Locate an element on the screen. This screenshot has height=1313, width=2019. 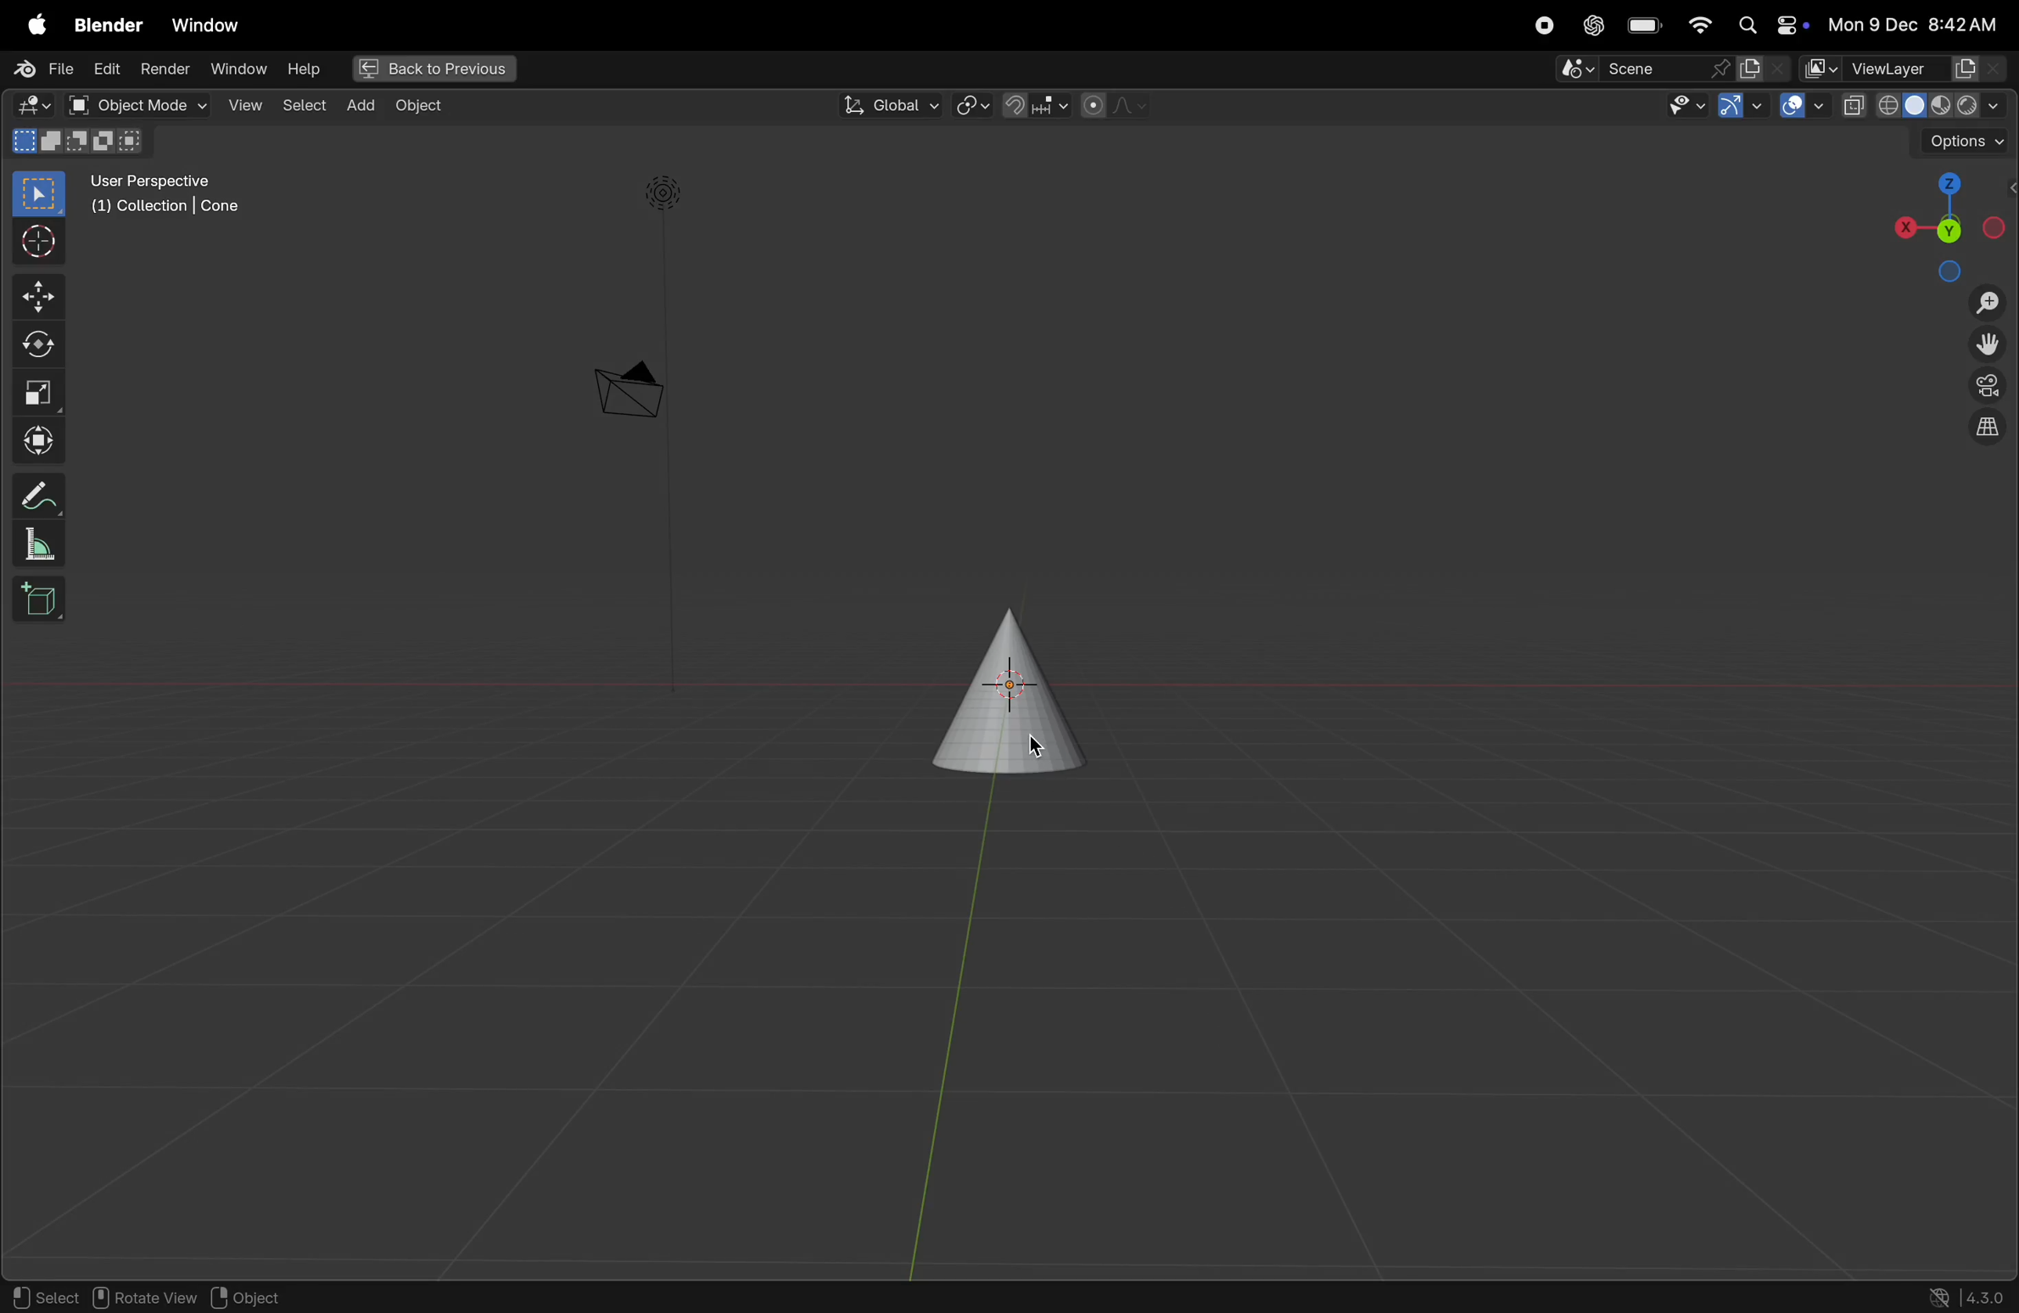
Pin scene is located at coordinates (1641, 69).